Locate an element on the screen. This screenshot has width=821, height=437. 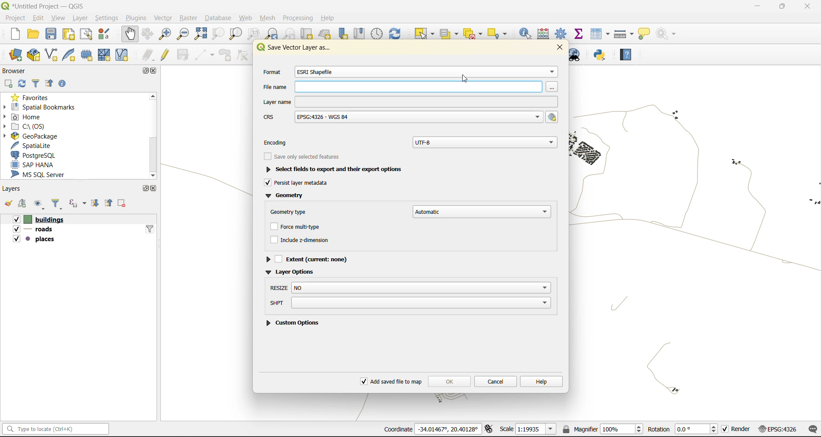
vertex tools is located at coordinates (244, 55).